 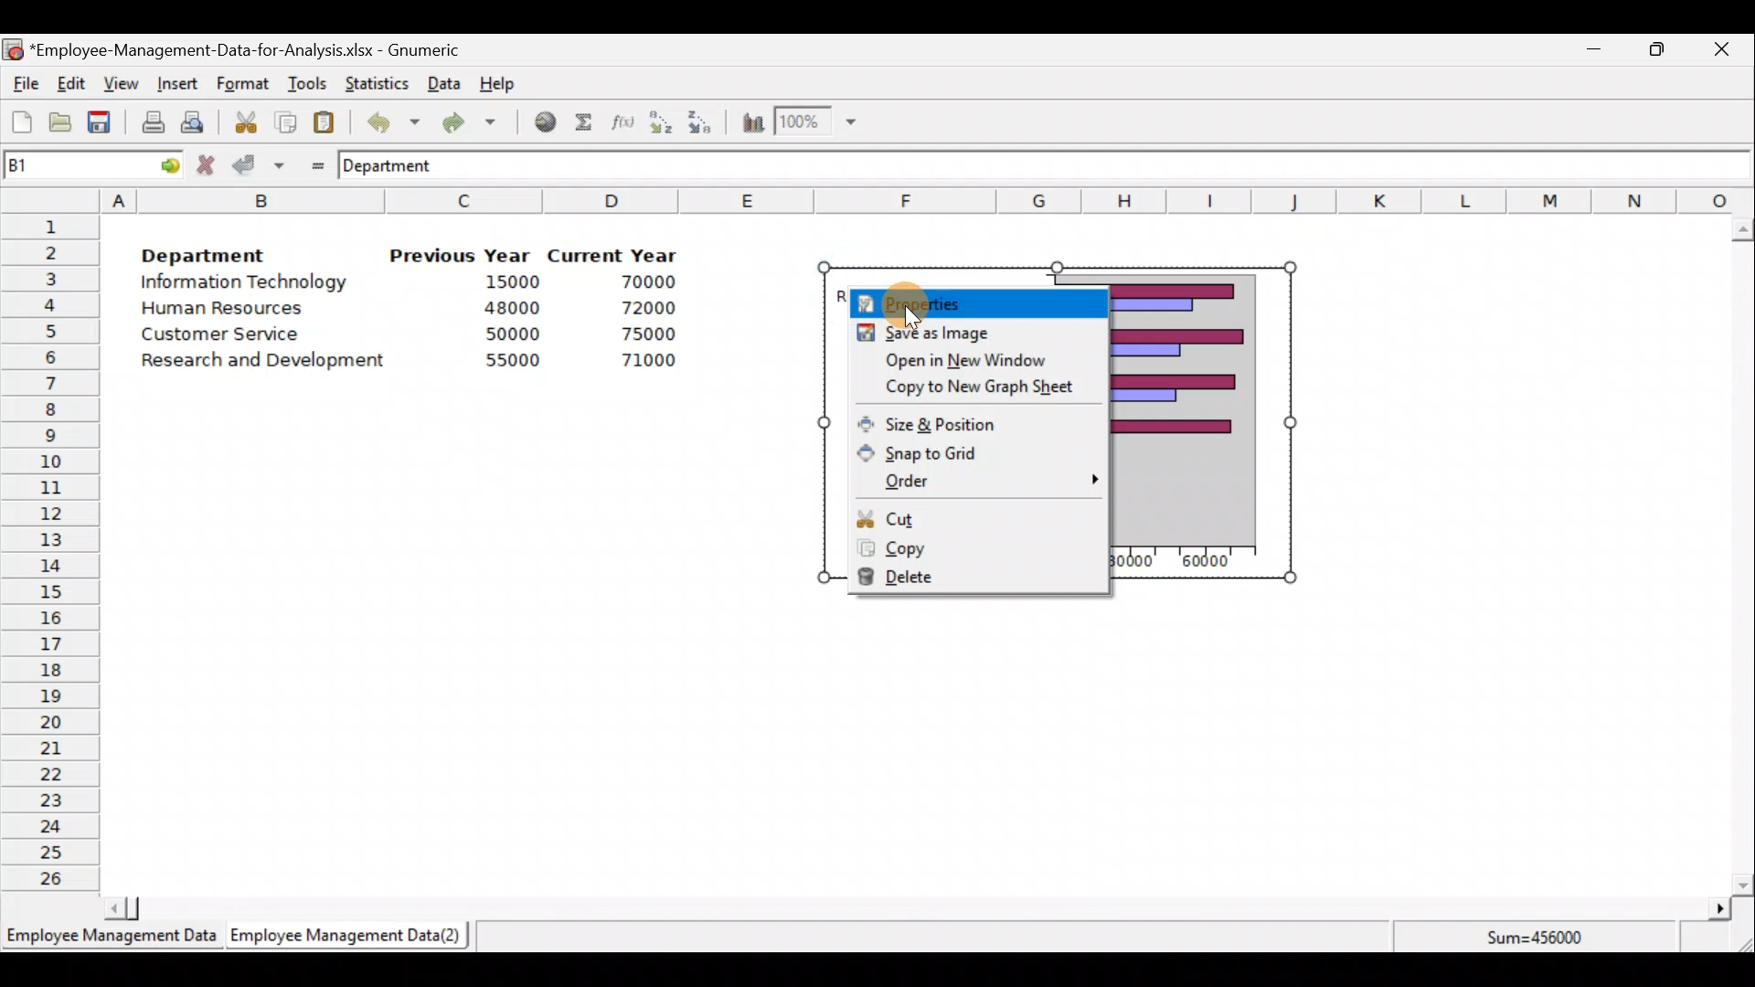 What do you see at coordinates (250, 48) in the screenshot?
I see `‘Employee-Management-Data-for-Analysis.xlsx - Gnumeric` at bounding box center [250, 48].